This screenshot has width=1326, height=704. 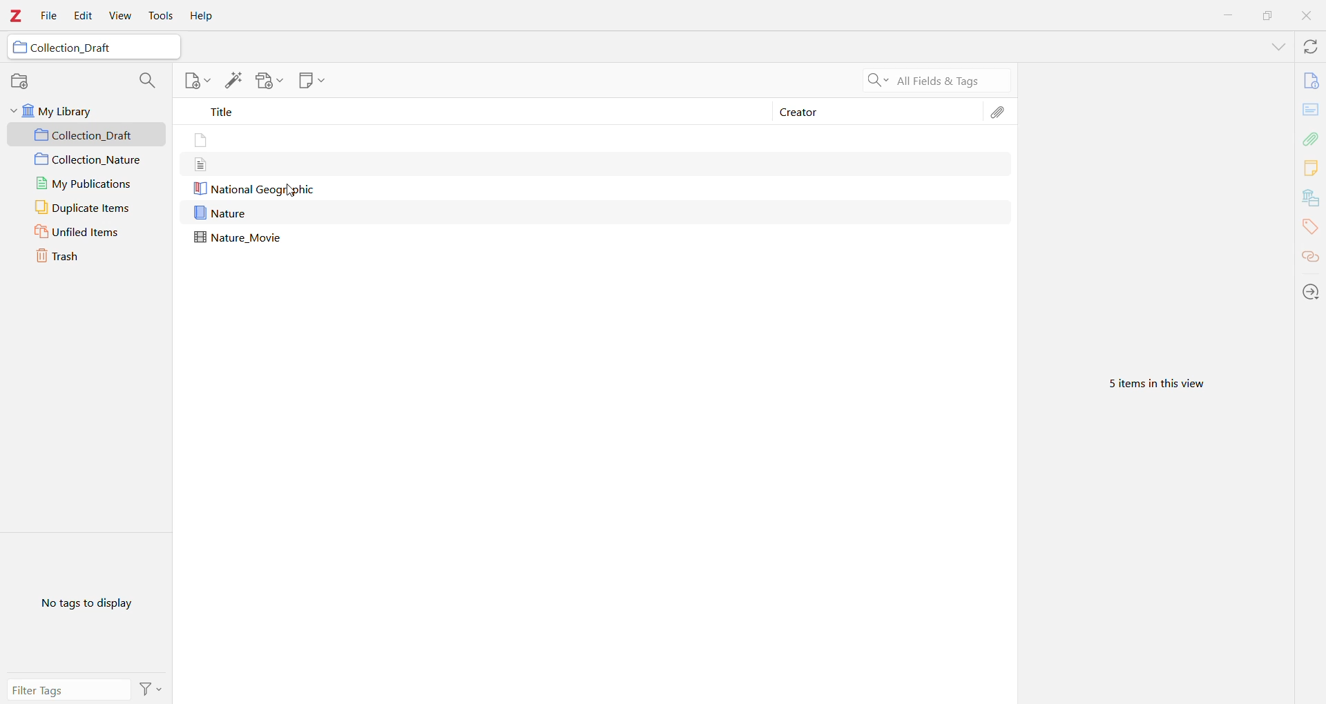 I want to click on View, so click(x=122, y=16).